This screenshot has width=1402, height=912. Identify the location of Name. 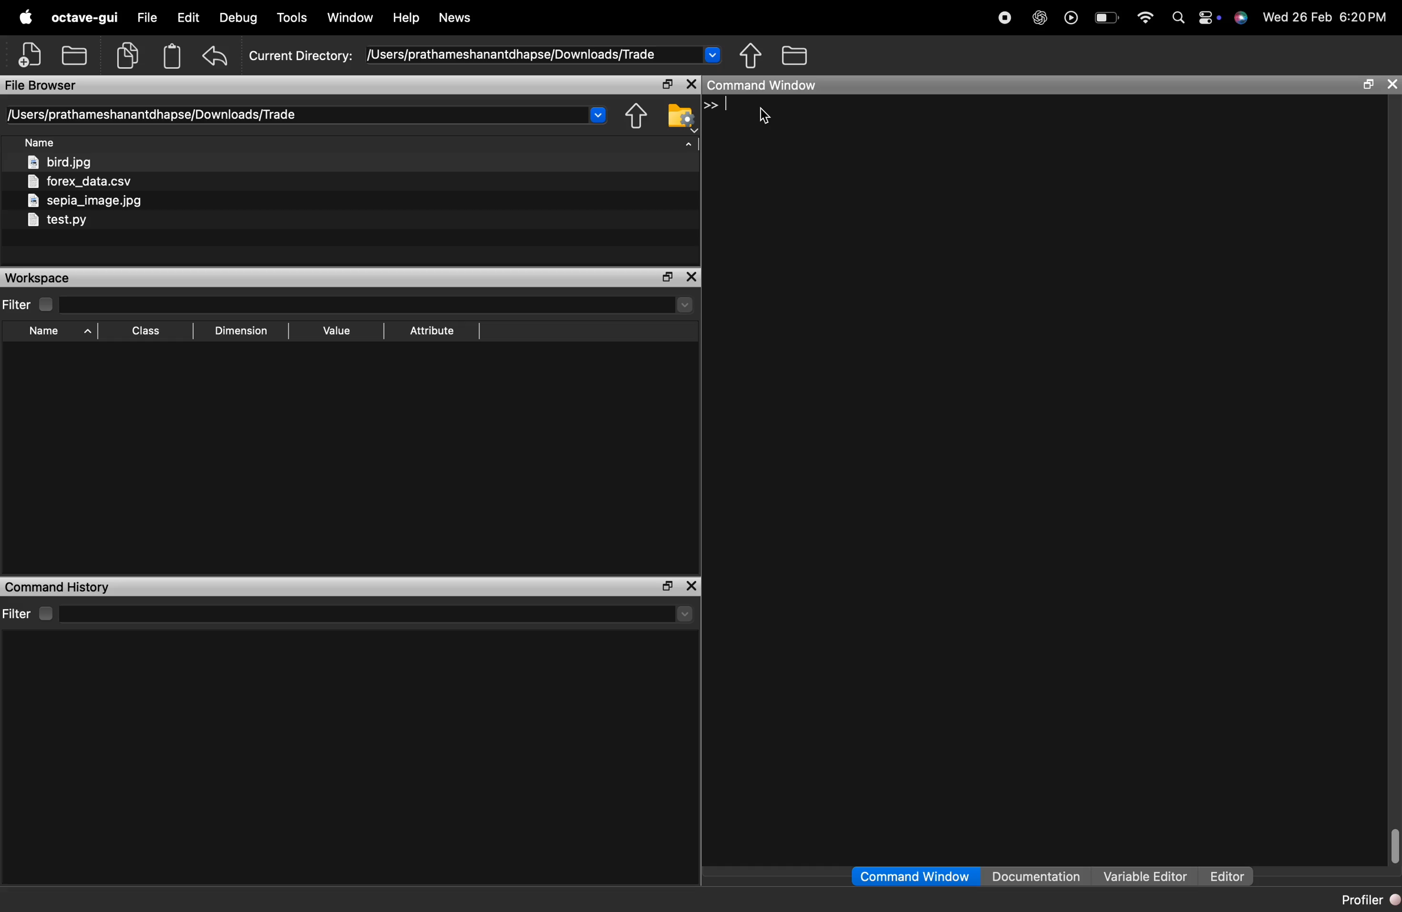
(61, 332).